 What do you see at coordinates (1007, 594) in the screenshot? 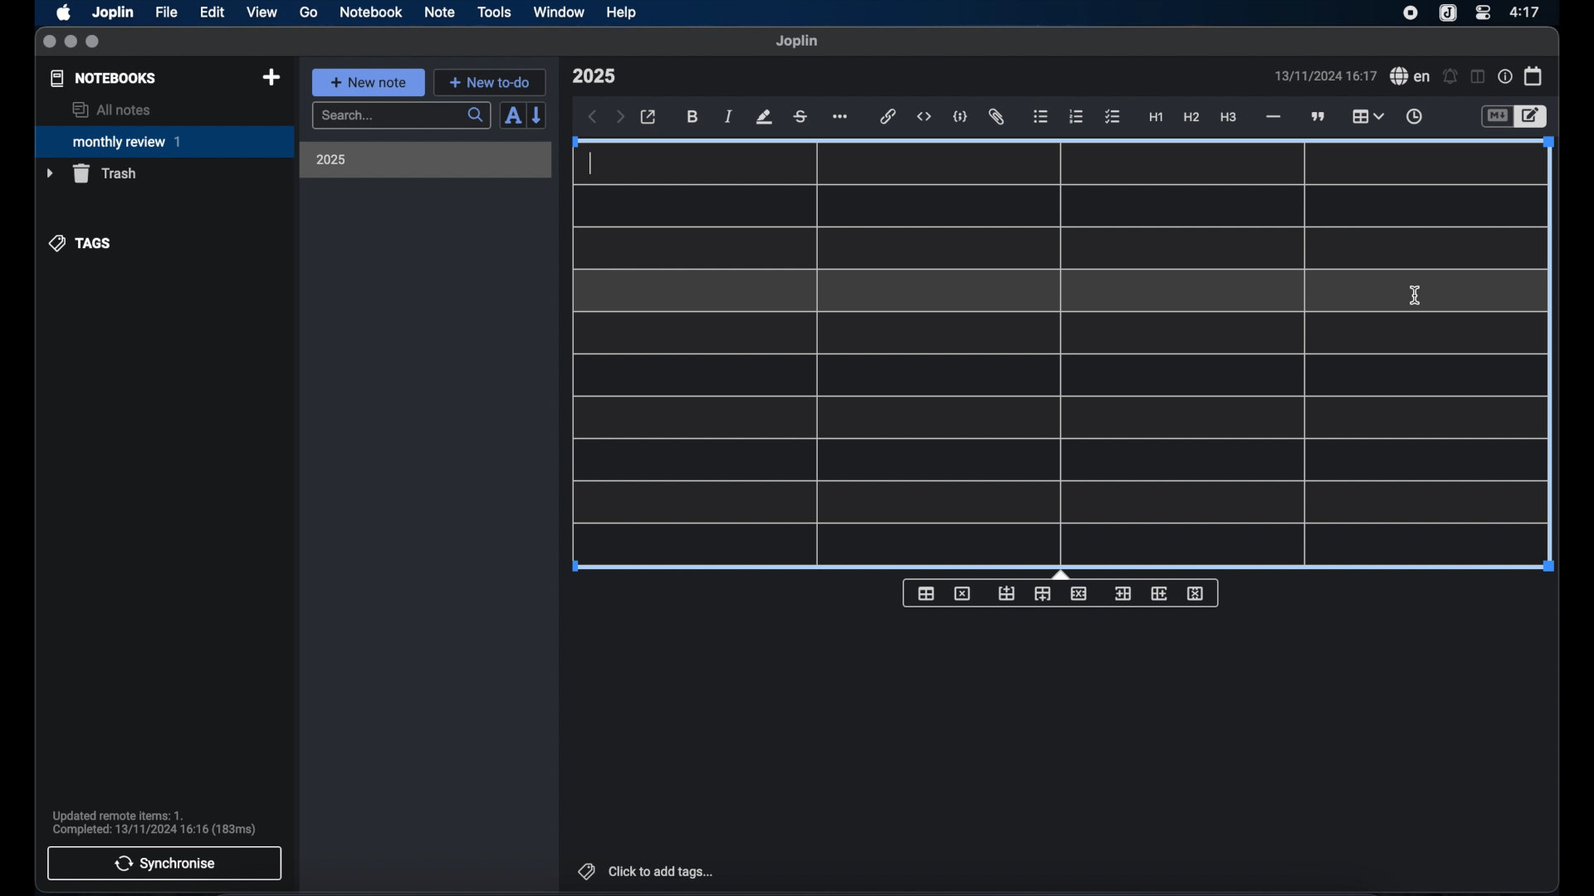
I see `insert row before` at bounding box center [1007, 594].